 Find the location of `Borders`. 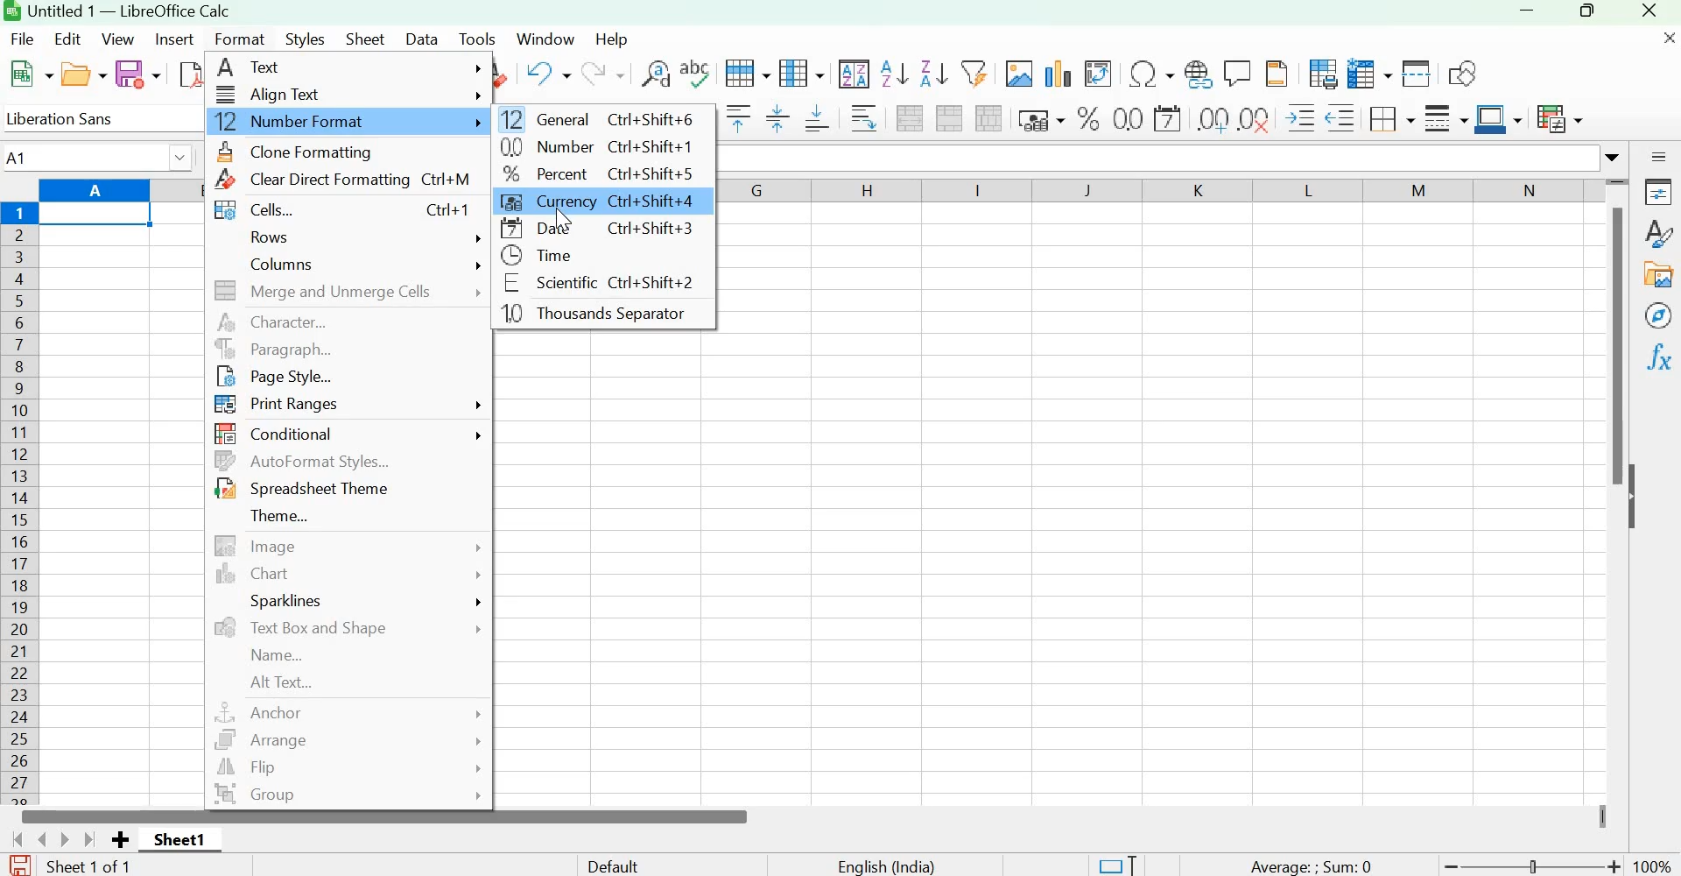

Borders is located at coordinates (1389, 117).